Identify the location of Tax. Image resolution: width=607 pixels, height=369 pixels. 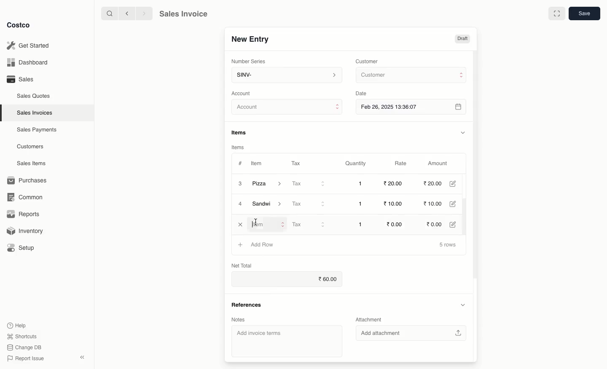
(309, 184).